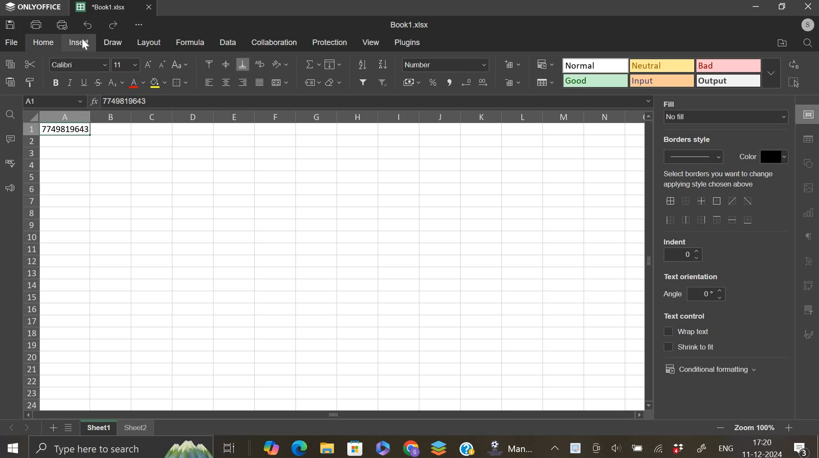 This screenshot has width=819, height=458. What do you see at coordinates (156, 64) in the screenshot?
I see `change font size` at bounding box center [156, 64].